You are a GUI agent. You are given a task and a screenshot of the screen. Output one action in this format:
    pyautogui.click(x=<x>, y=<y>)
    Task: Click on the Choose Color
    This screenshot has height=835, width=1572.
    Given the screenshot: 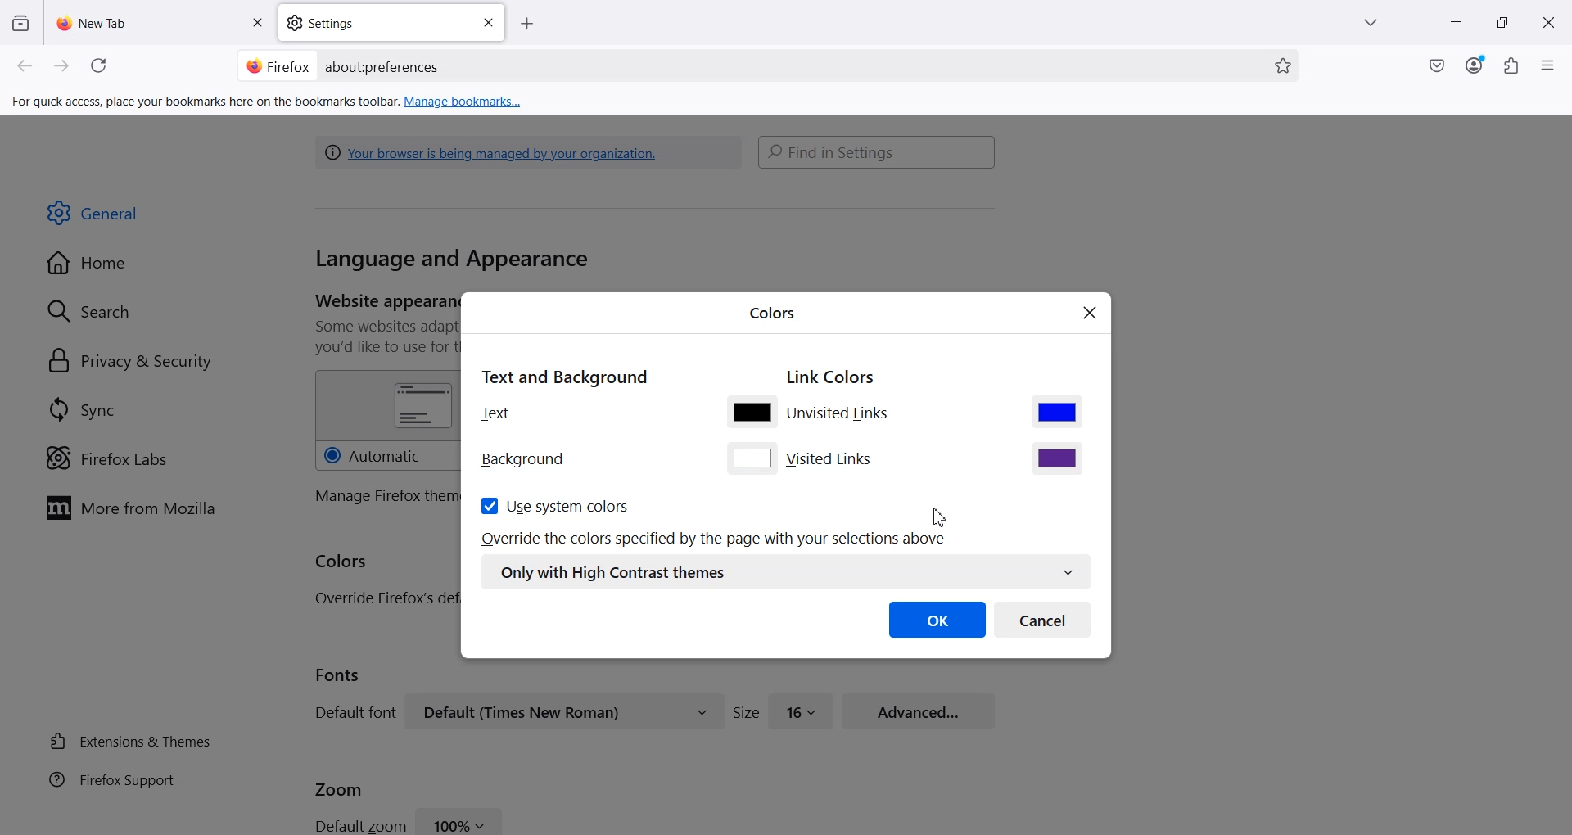 What is the action you would take?
    pyautogui.click(x=1057, y=411)
    